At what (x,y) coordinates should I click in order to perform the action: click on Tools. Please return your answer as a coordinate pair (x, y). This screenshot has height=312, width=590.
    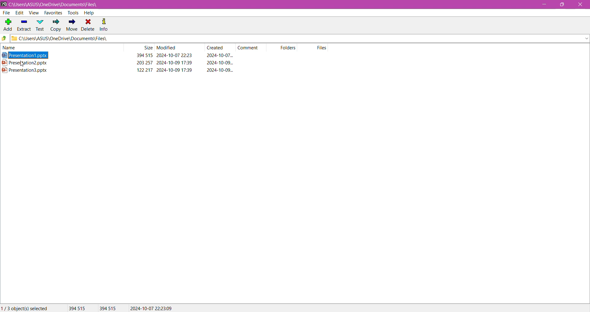
    Looking at the image, I should click on (72, 13).